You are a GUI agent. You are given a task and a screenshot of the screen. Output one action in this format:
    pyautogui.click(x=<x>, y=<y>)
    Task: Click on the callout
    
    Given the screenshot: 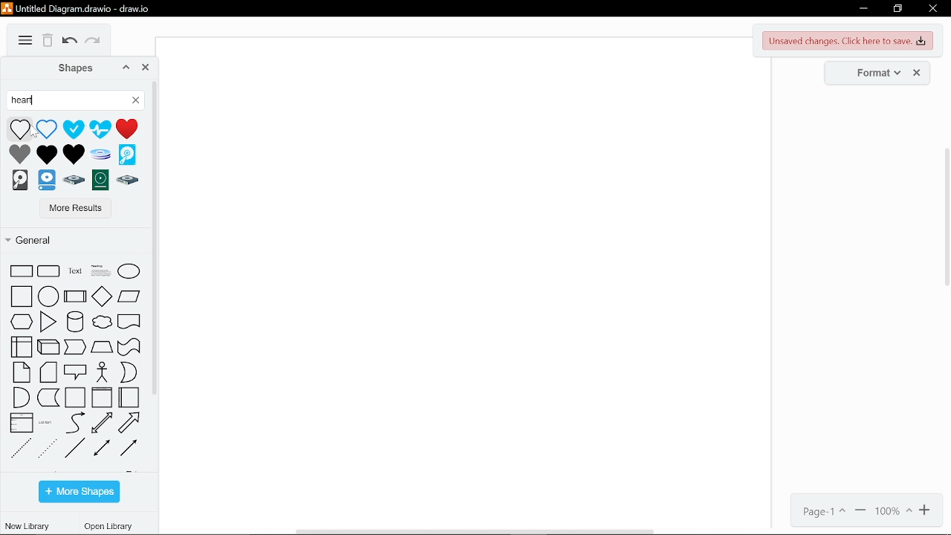 What is the action you would take?
    pyautogui.click(x=76, y=373)
    